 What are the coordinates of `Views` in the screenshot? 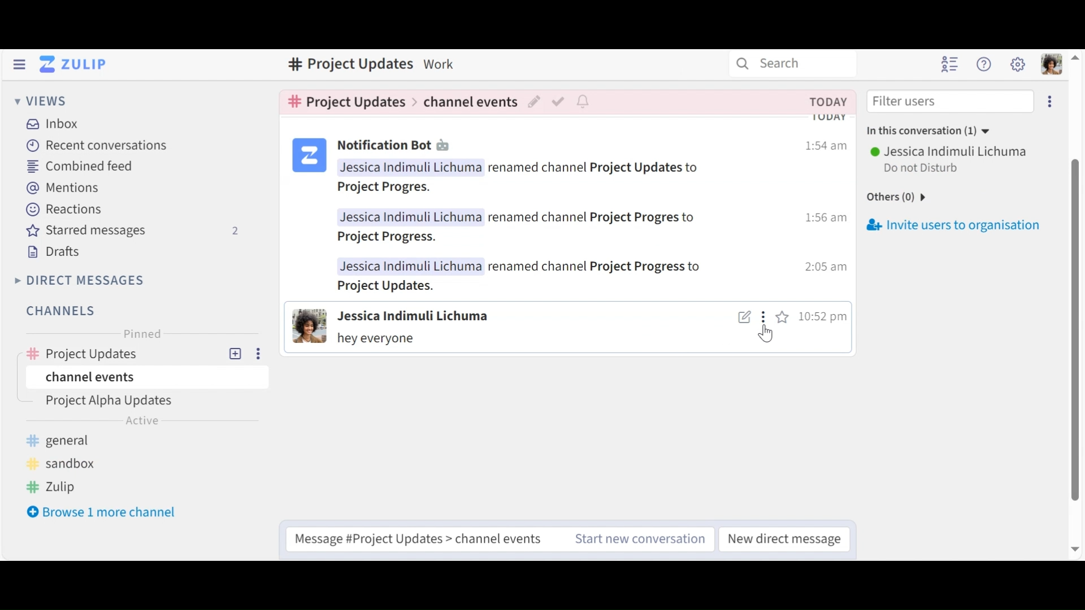 It's located at (43, 103).